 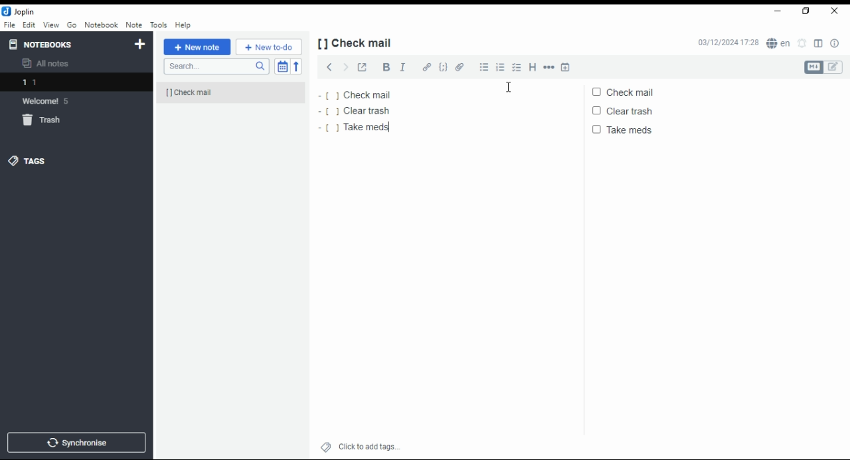 I want to click on restore, so click(x=807, y=11).